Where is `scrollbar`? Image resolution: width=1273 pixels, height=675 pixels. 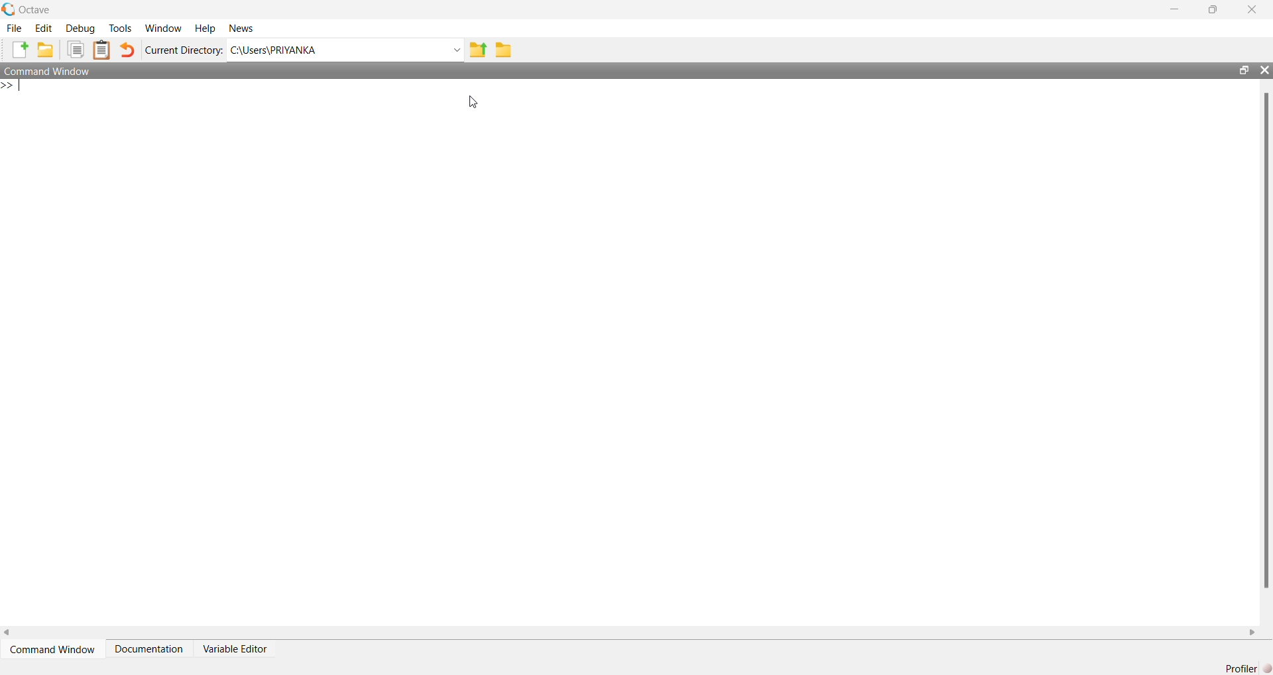
scrollbar is located at coordinates (1264, 341).